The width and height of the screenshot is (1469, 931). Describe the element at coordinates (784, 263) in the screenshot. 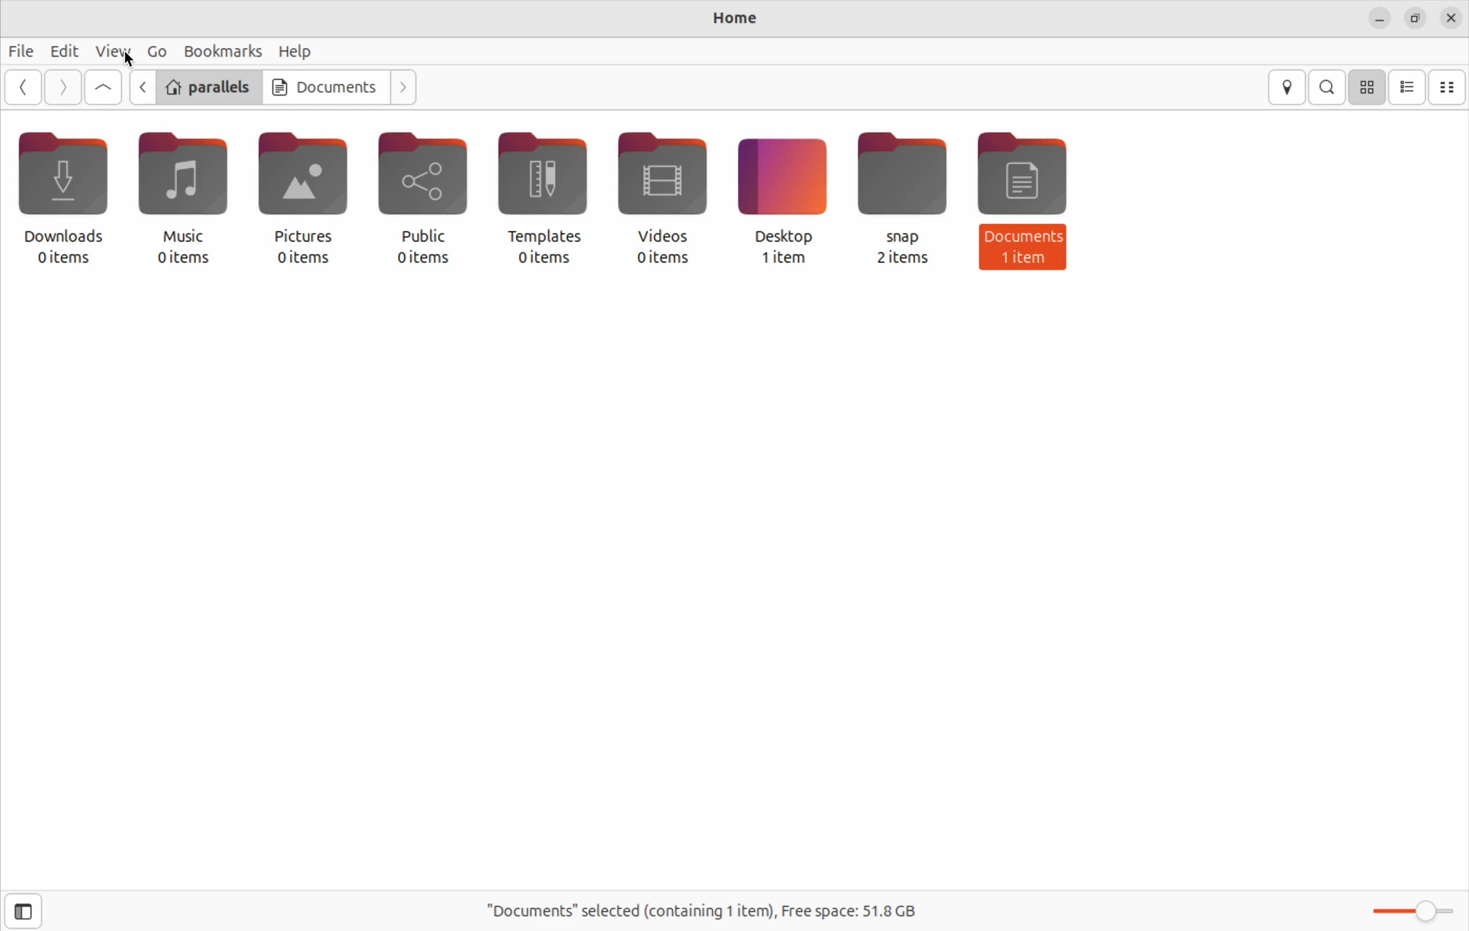

I see `1 item` at that location.